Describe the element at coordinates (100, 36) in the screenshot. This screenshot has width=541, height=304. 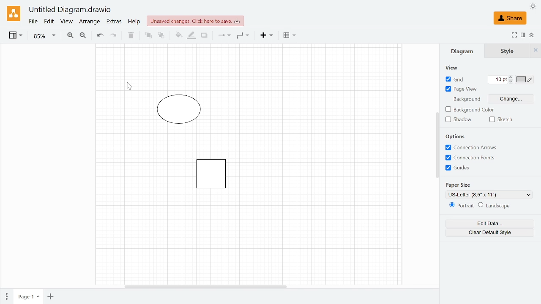
I see `Undo` at that location.